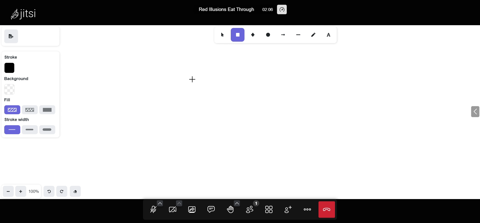  What do you see at coordinates (308, 210) in the screenshot?
I see `more` at bounding box center [308, 210].